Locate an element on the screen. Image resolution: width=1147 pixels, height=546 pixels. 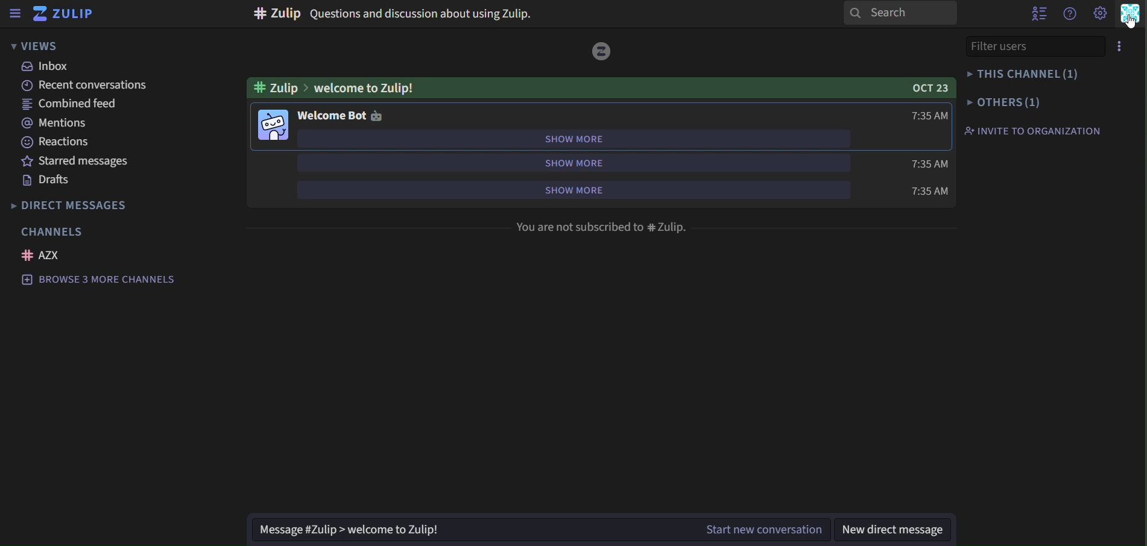
reactions is located at coordinates (58, 142).